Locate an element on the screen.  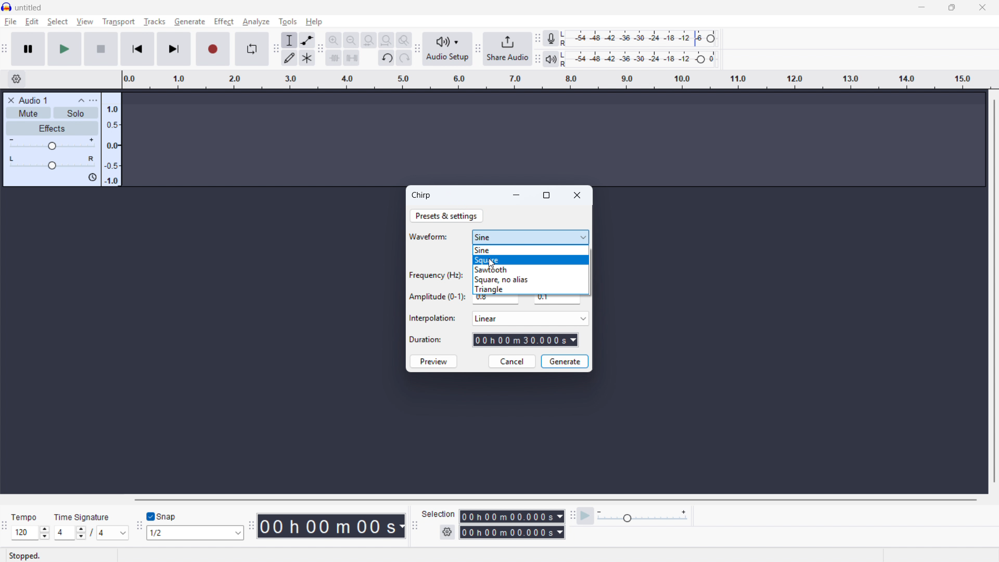
maximise  is located at coordinates (546, 195).